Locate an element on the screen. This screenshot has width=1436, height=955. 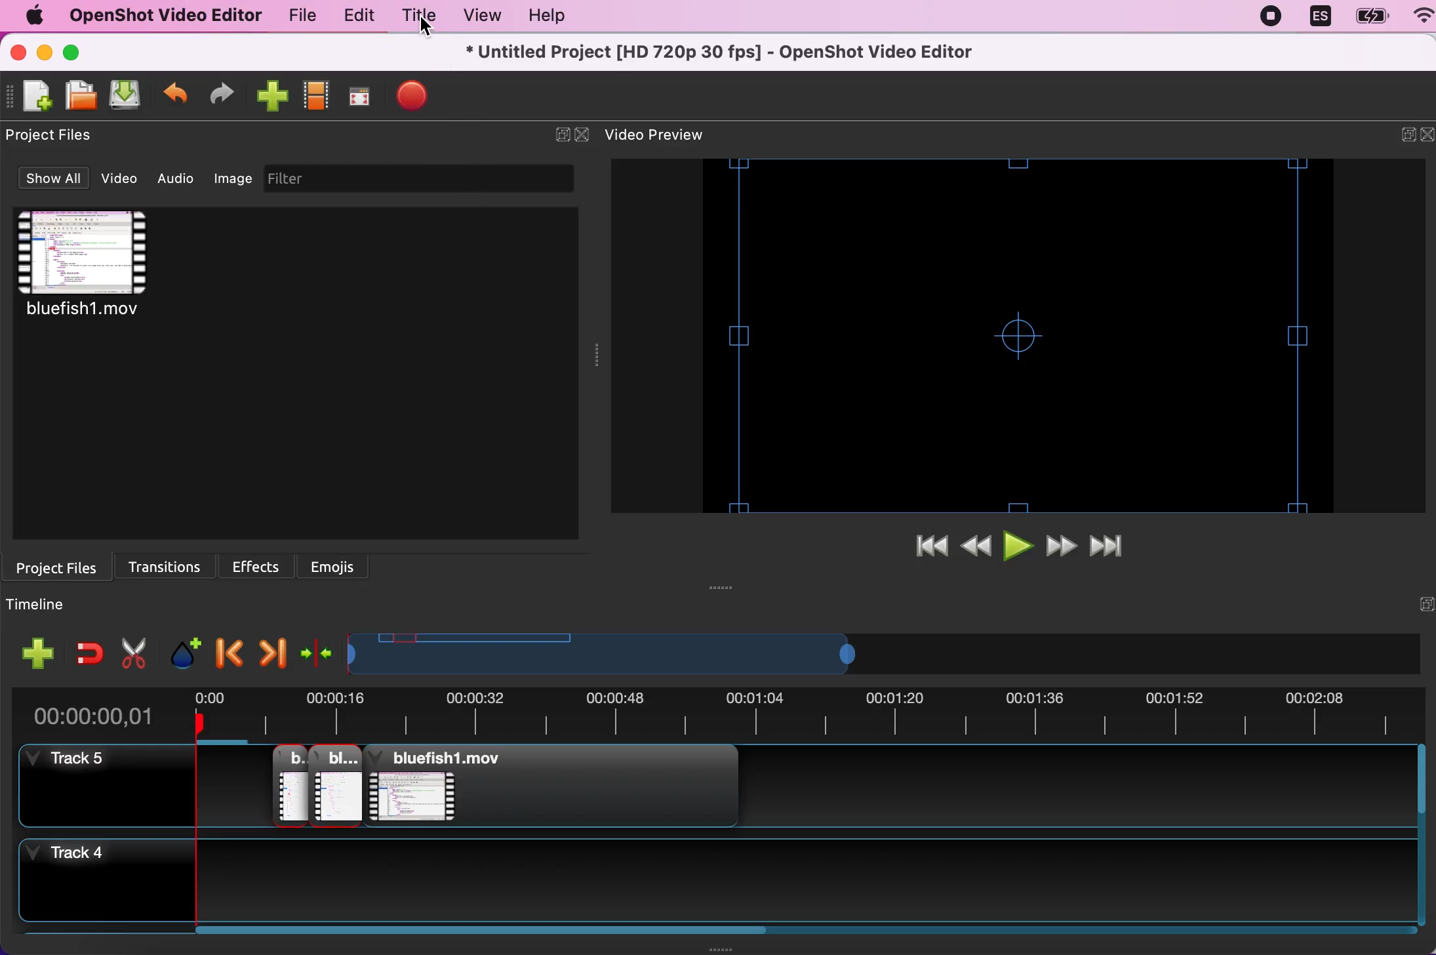
video duration is located at coordinates (698, 655).